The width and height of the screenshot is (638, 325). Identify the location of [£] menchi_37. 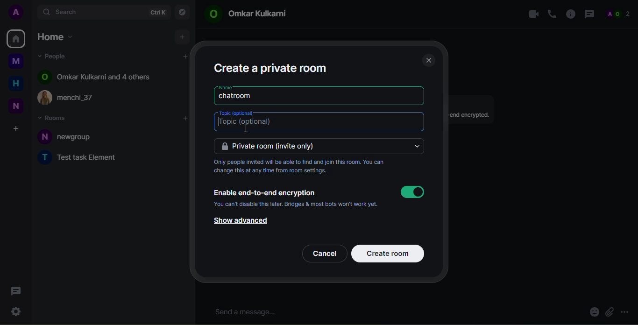
(74, 98).